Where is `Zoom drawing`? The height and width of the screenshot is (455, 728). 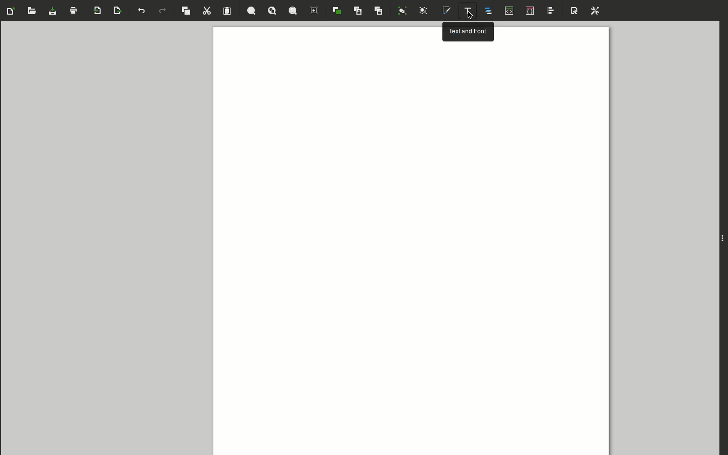
Zoom drawing is located at coordinates (273, 11).